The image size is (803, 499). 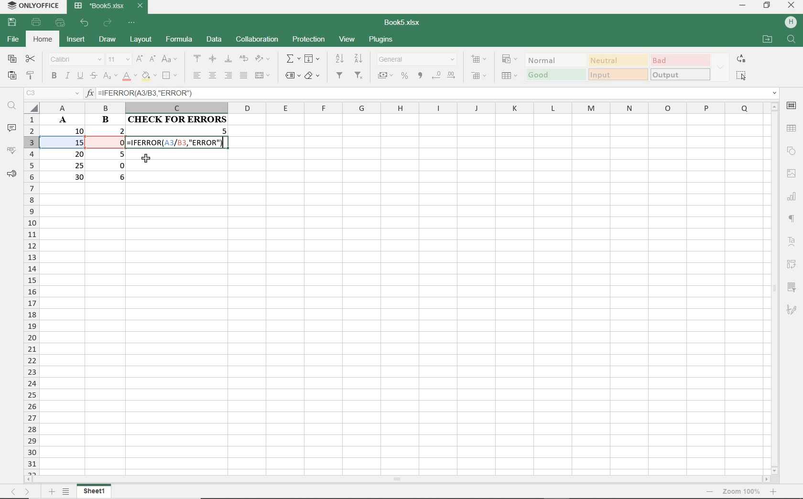 What do you see at coordinates (774, 492) in the screenshot?
I see `` at bounding box center [774, 492].